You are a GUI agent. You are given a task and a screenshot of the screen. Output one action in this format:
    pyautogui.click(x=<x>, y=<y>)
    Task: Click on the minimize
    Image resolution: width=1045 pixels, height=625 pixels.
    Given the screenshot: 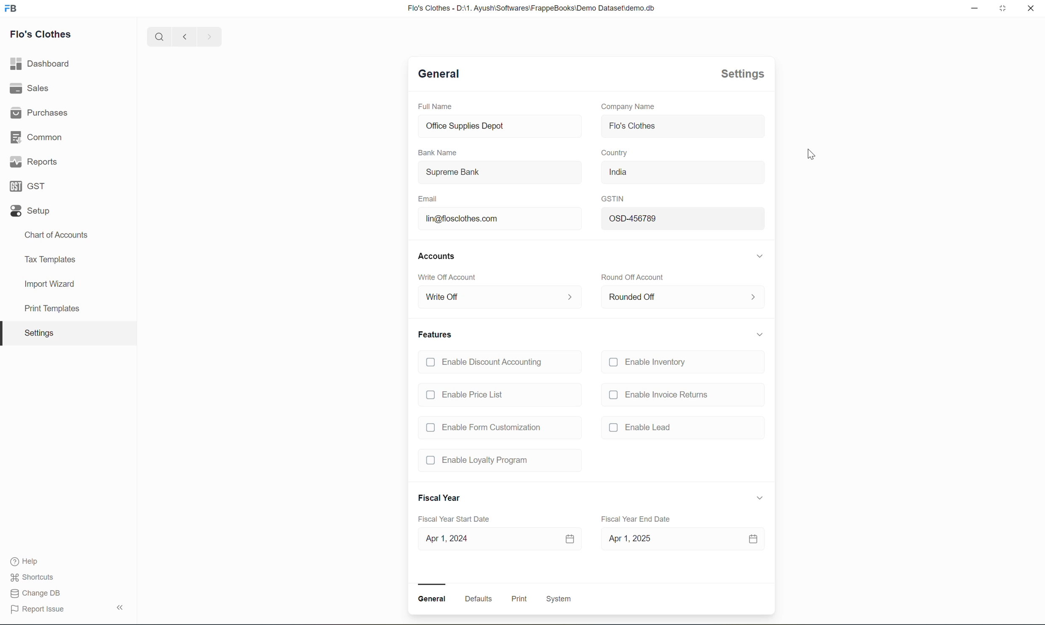 What is the action you would take?
    pyautogui.click(x=975, y=8)
    